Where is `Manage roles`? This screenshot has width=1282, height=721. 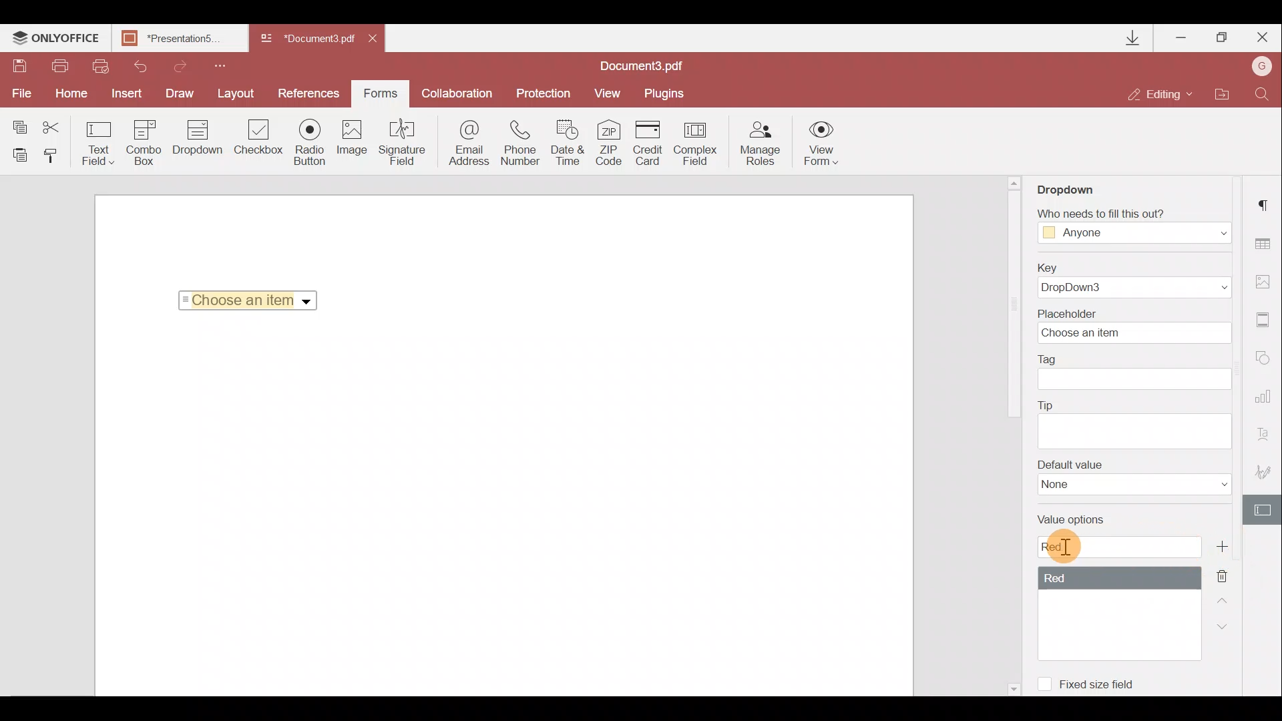
Manage roles is located at coordinates (761, 144).